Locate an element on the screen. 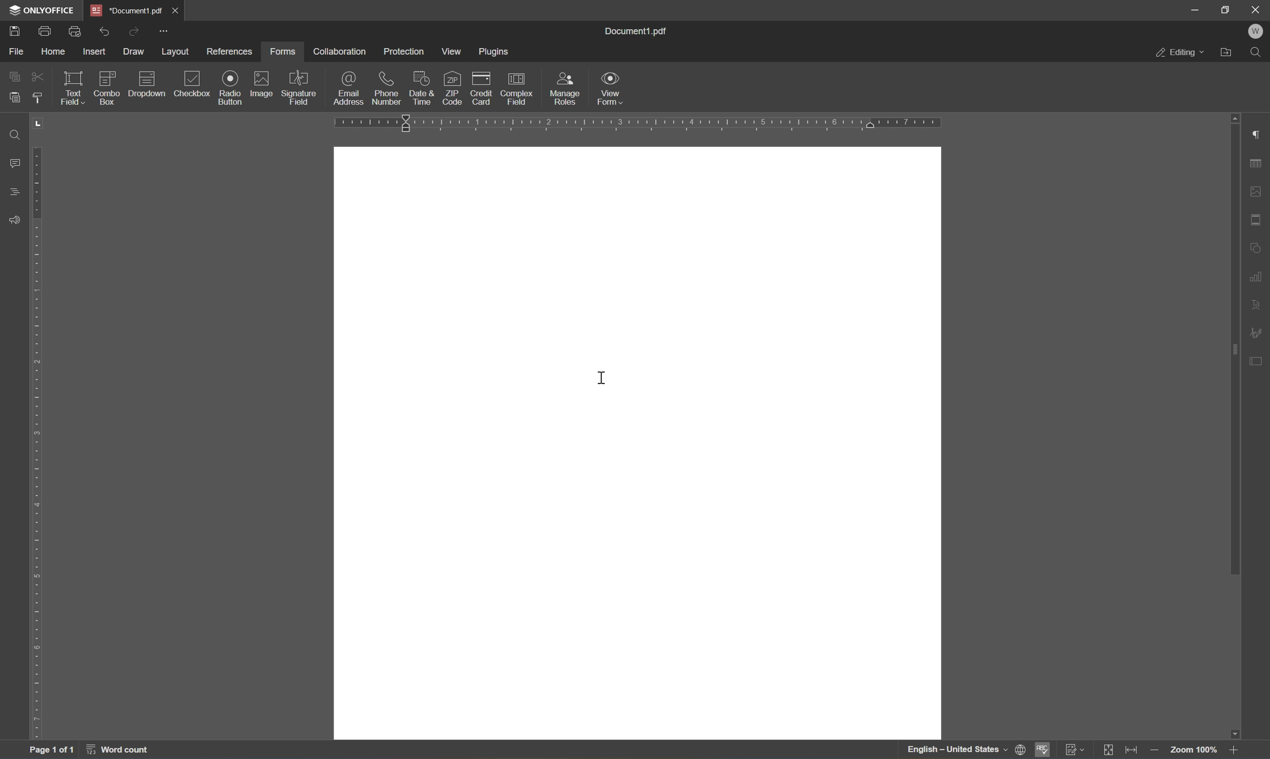  radio button is located at coordinates (232, 88).